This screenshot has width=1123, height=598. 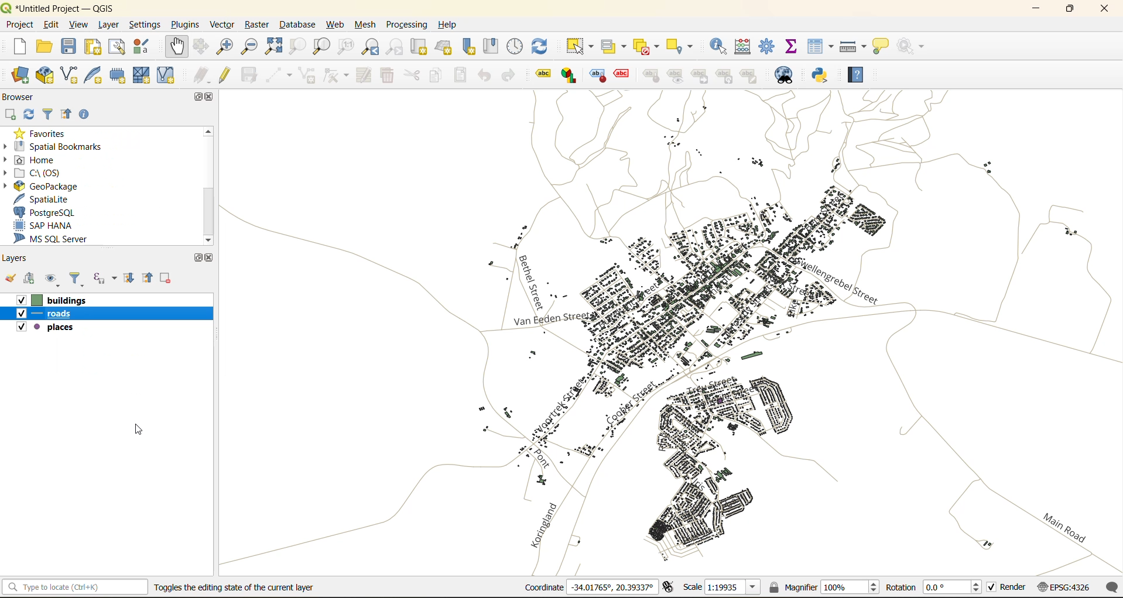 What do you see at coordinates (143, 47) in the screenshot?
I see `style manager` at bounding box center [143, 47].